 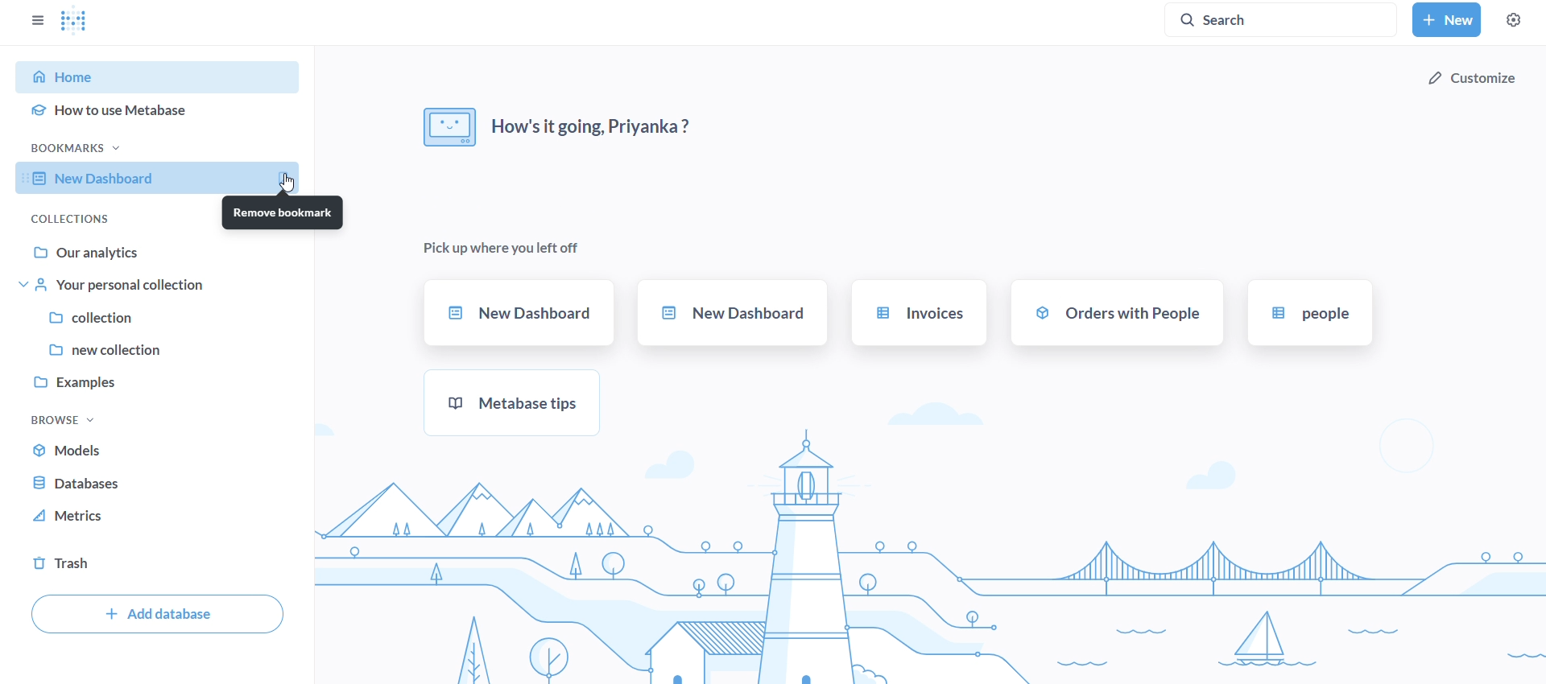 What do you see at coordinates (164, 253) in the screenshot?
I see `our analytics` at bounding box center [164, 253].